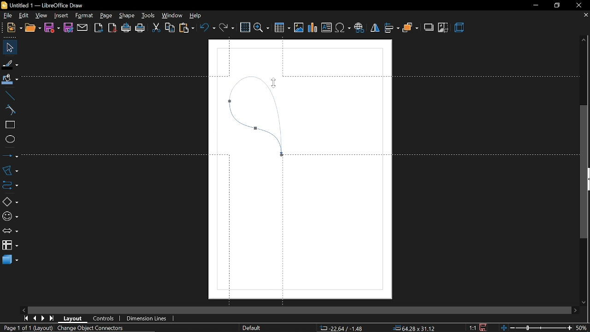 This screenshot has height=332, width=590. Describe the element at coordinates (24, 309) in the screenshot. I see `move left` at that location.